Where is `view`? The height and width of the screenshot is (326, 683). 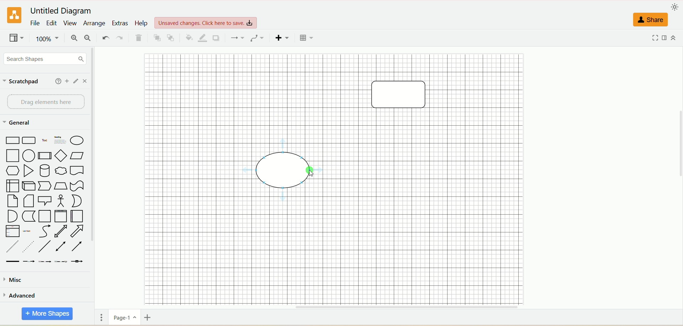
view is located at coordinates (206, 22).